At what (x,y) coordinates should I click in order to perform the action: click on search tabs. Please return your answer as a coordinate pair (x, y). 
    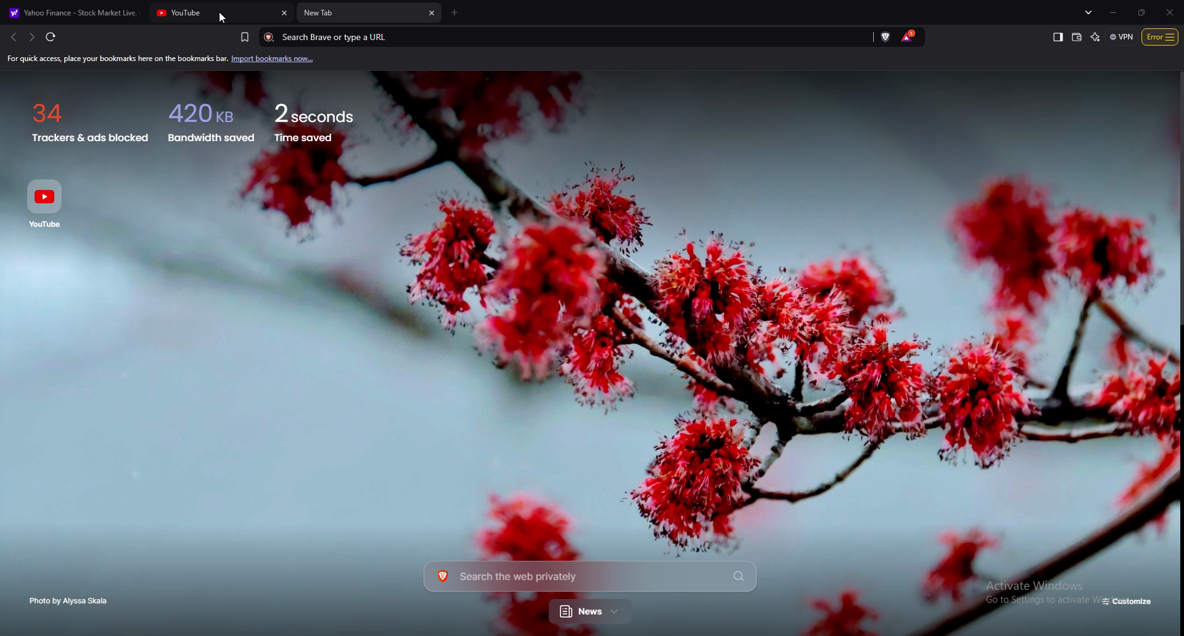
    Looking at the image, I should click on (1090, 12).